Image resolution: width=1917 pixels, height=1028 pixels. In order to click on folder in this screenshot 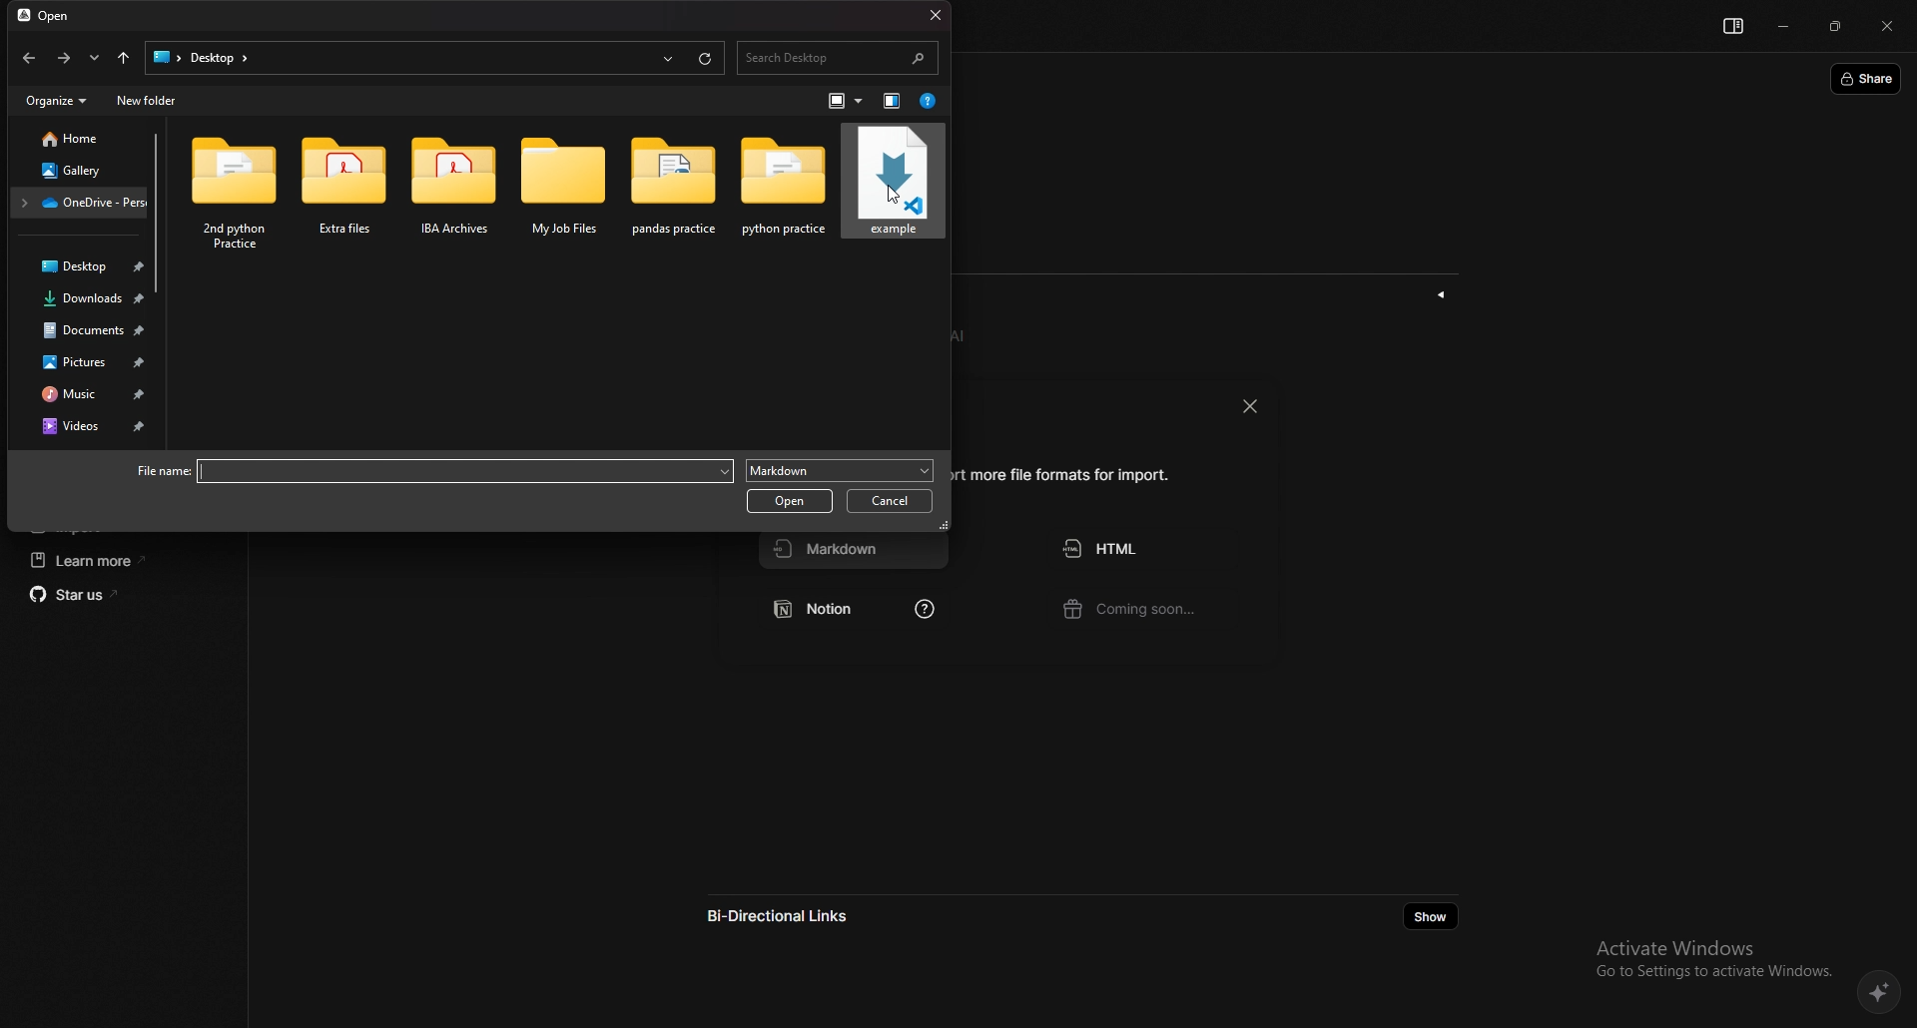, I will do `click(235, 193)`.